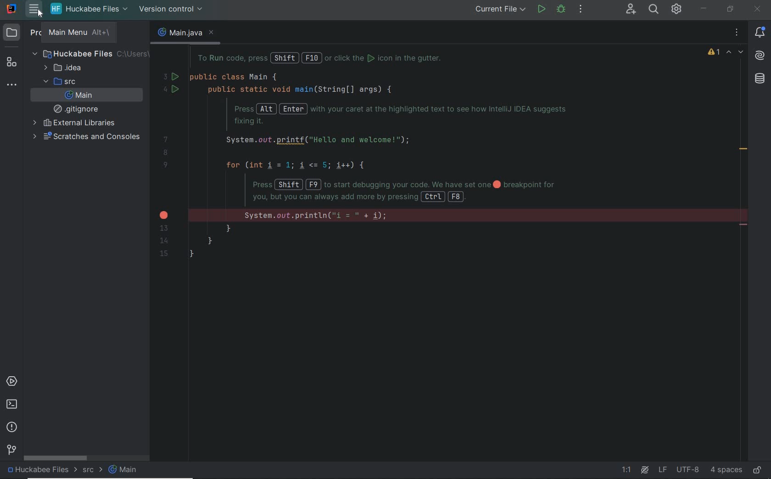 The width and height of the screenshot is (771, 479). What do you see at coordinates (758, 9) in the screenshot?
I see `CLOSE` at bounding box center [758, 9].